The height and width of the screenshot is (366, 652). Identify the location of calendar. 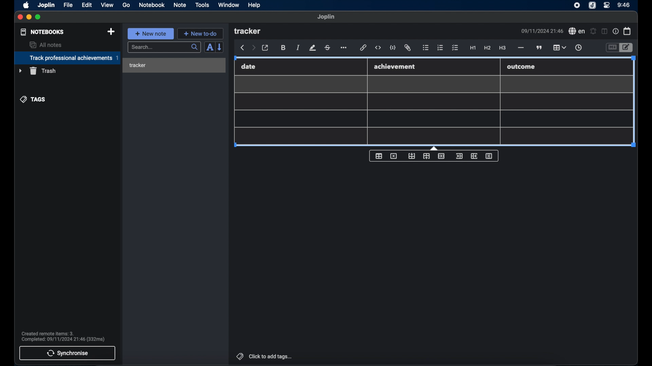
(627, 31).